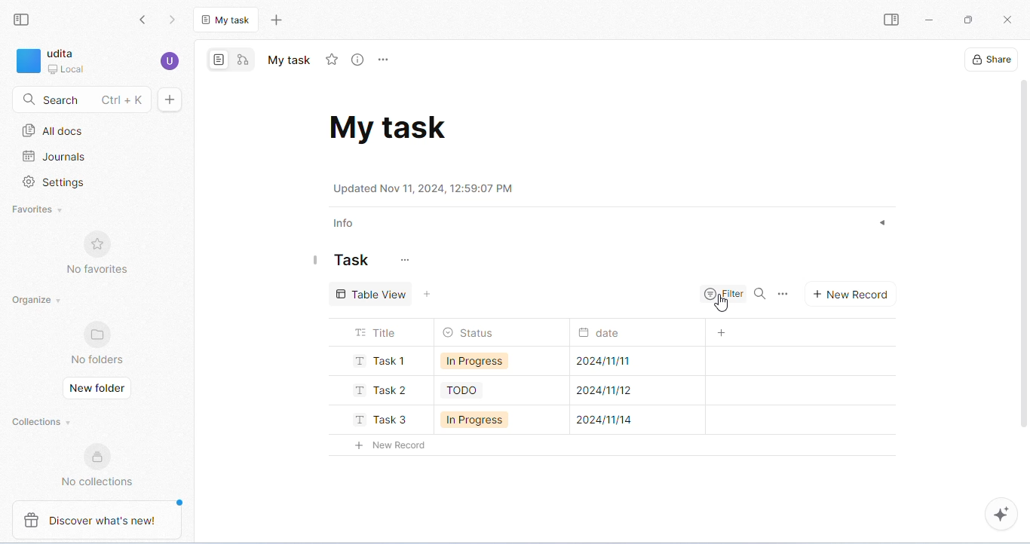  What do you see at coordinates (463, 391) in the screenshot?
I see `todo` at bounding box center [463, 391].